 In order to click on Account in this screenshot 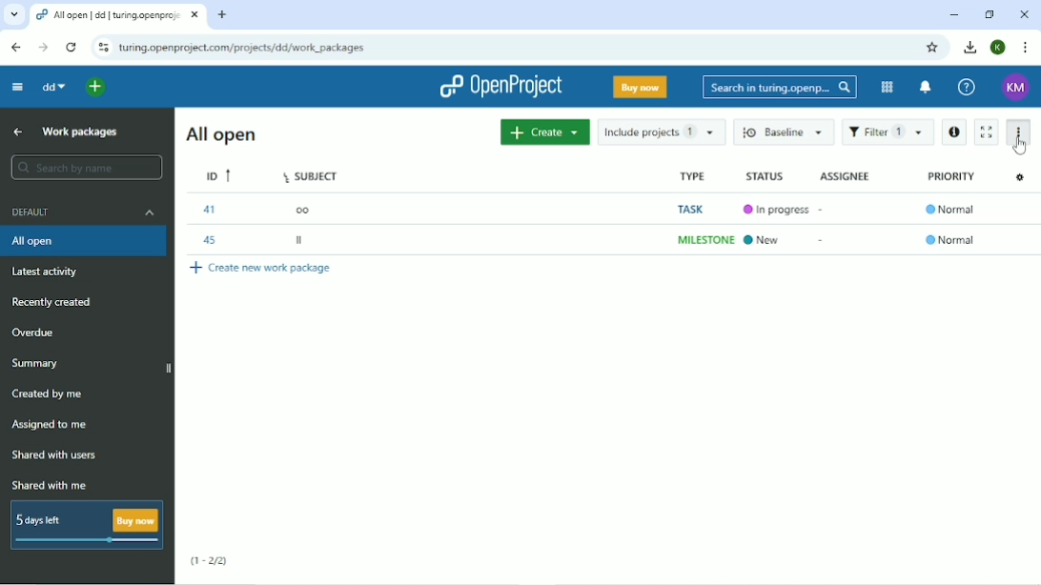, I will do `click(999, 47)`.